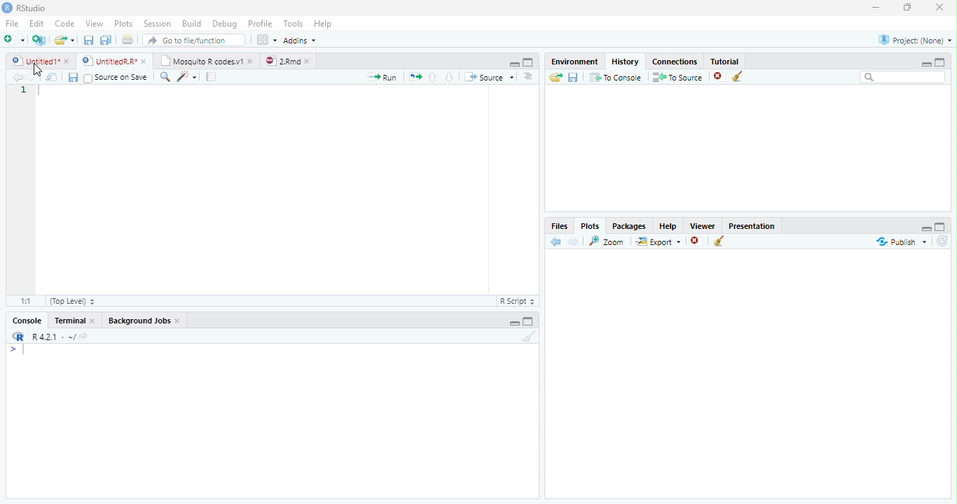 This screenshot has width=957, height=504. Describe the element at coordinates (574, 241) in the screenshot. I see `Next Plot` at that location.